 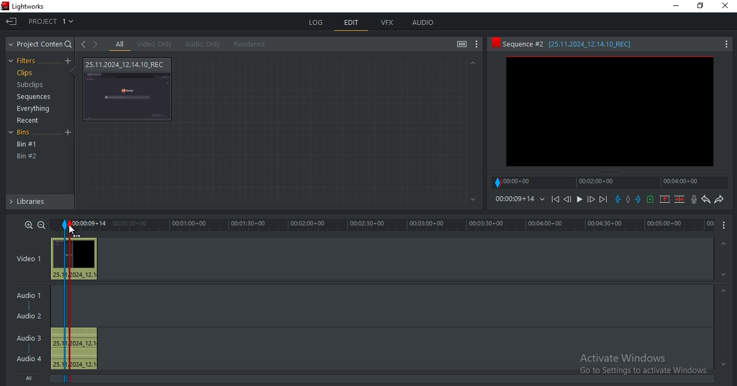 I want to click on add a cue, so click(x=651, y=199).